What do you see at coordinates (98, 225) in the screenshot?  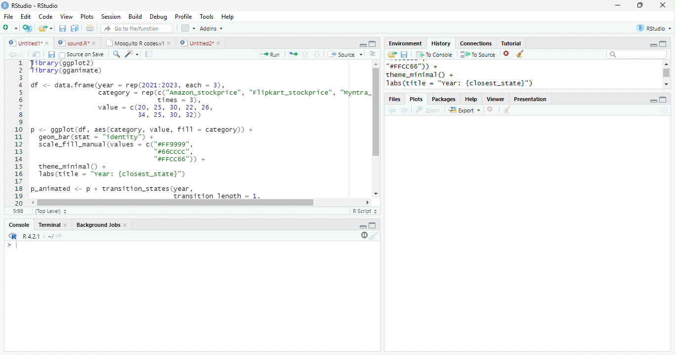 I see `Background Jobs` at bounding box center [98, 225].